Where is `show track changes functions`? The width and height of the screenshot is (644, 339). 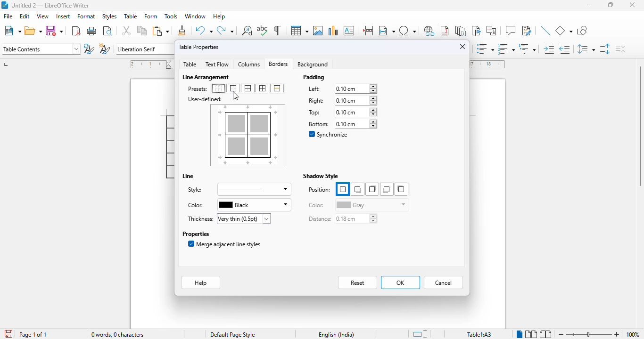 show track changes functions is located at coordinates (527, 31).